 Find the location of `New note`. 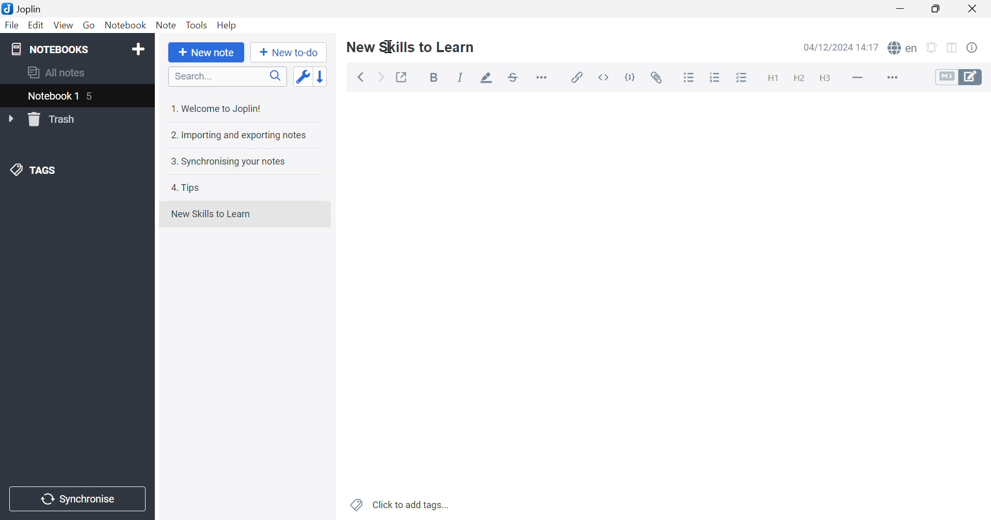

New note is located at coordinates (206, 53).